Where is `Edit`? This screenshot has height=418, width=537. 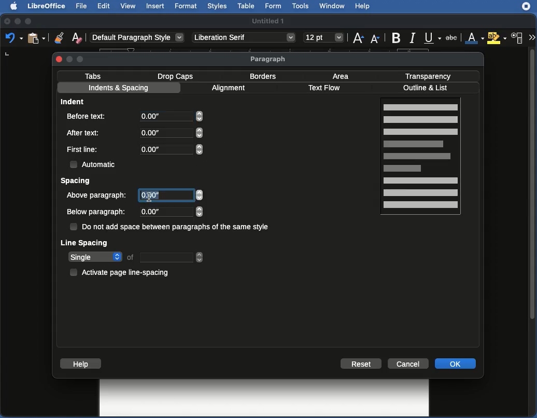 Edit is located at coordinates (104, 6).